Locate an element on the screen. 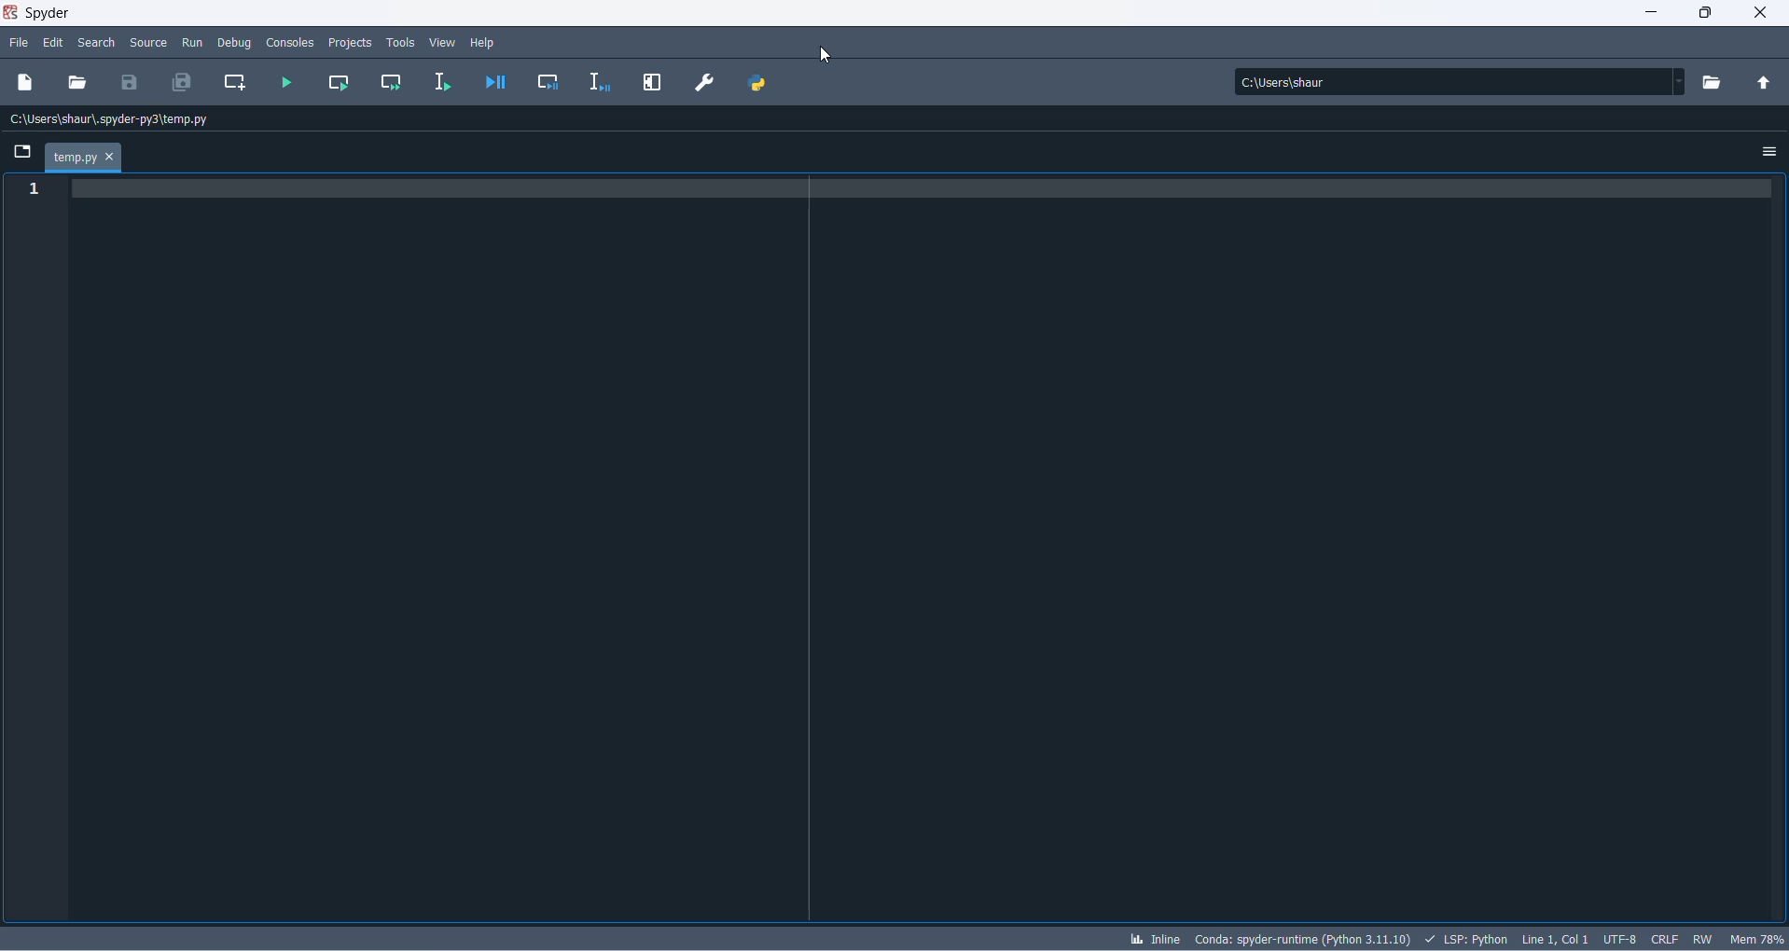 This screenshot has height=951, width=1789. file control is located at coordinates (1707, 938).